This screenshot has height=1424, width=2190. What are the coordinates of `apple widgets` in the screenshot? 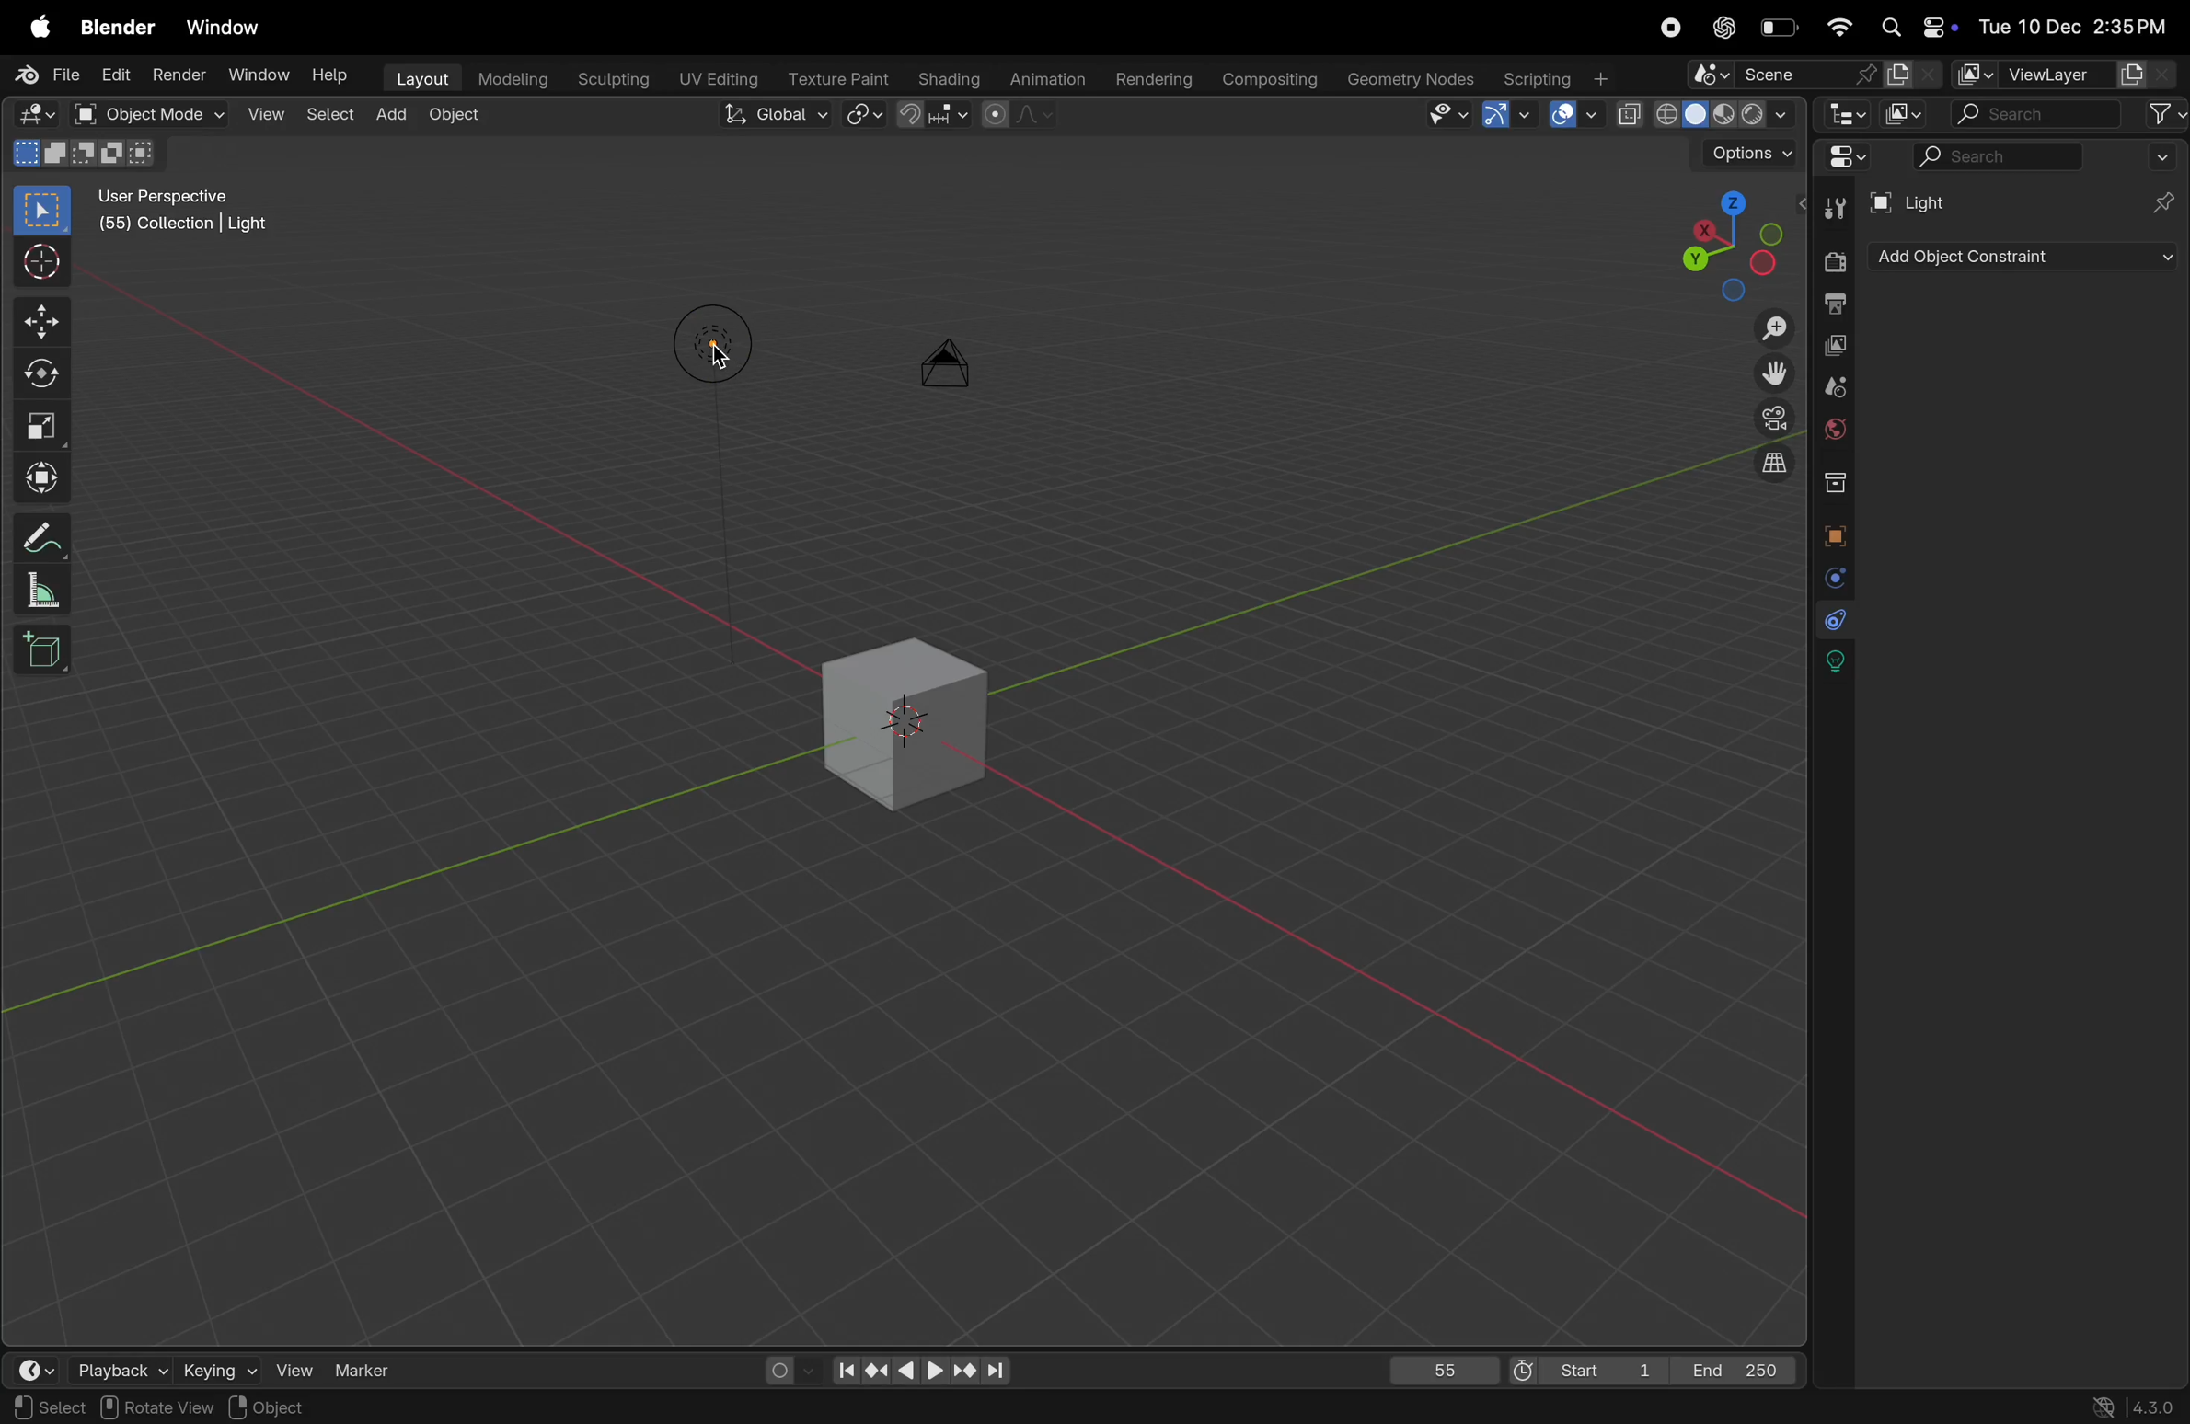 It's located at (1914, 26).